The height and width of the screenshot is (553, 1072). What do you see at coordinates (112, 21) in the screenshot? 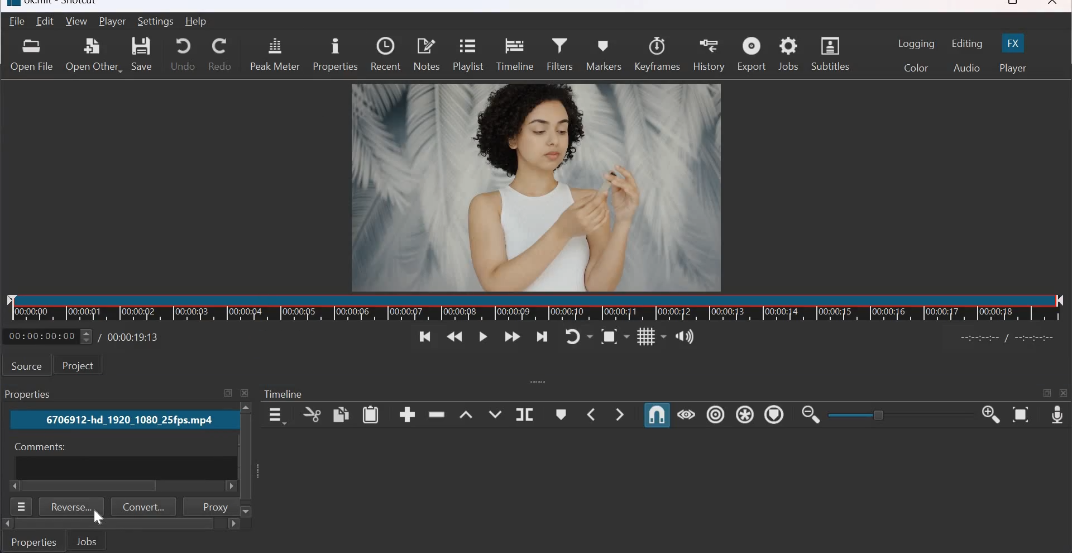
I see `Player` at bounding box center [112, 21].